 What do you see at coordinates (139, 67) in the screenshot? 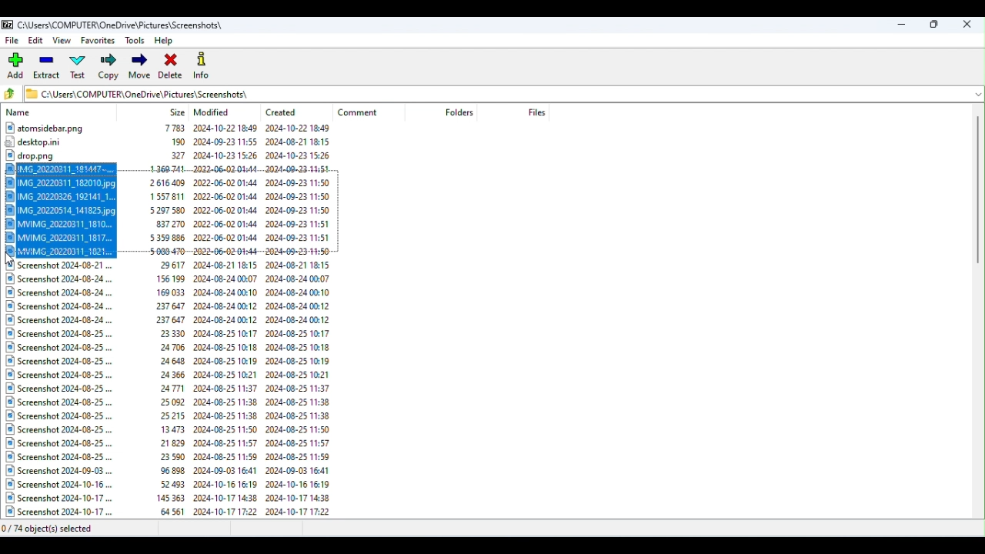
I see `Move` at bounding box center [139, 67].